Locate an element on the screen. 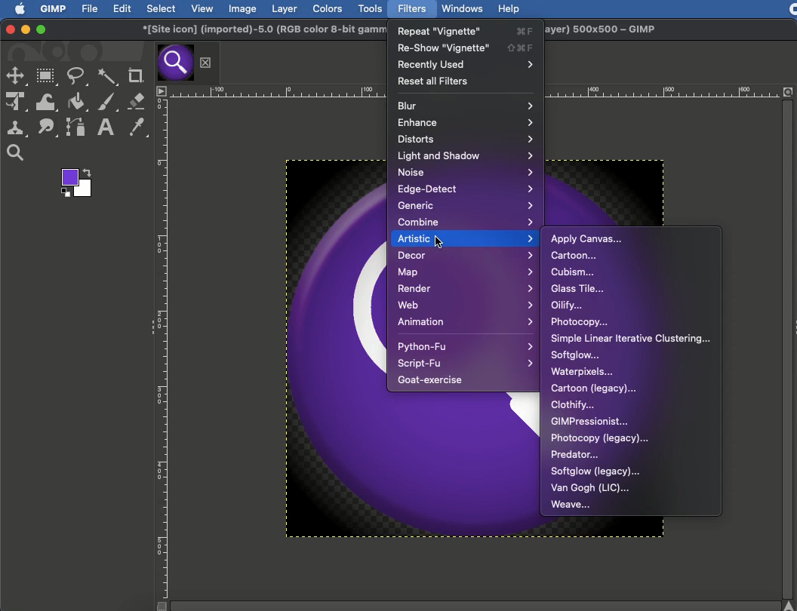 Image resolution: width=797 pixels, height=611 pixels. Tools is located at coordinates (371, 9).